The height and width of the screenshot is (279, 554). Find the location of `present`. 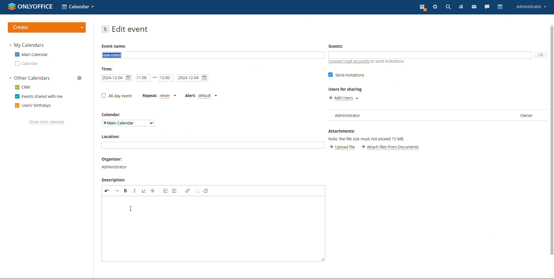

present is located at coordinates (422, 8).